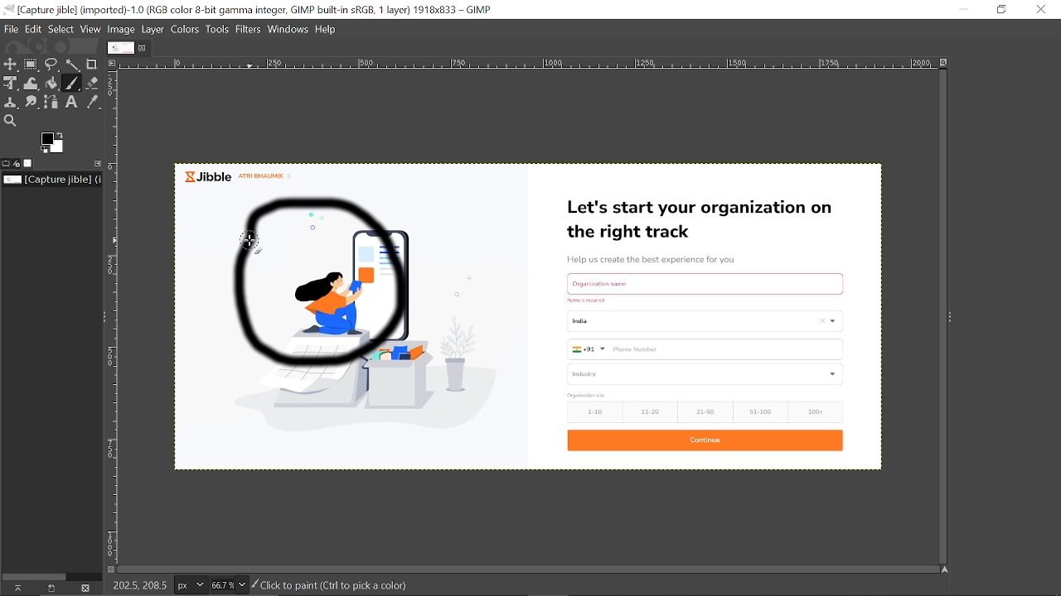  What do you see at coordinates (249, 10) in the screenshot?
I see `Current window` at bounding box center [249, 10].